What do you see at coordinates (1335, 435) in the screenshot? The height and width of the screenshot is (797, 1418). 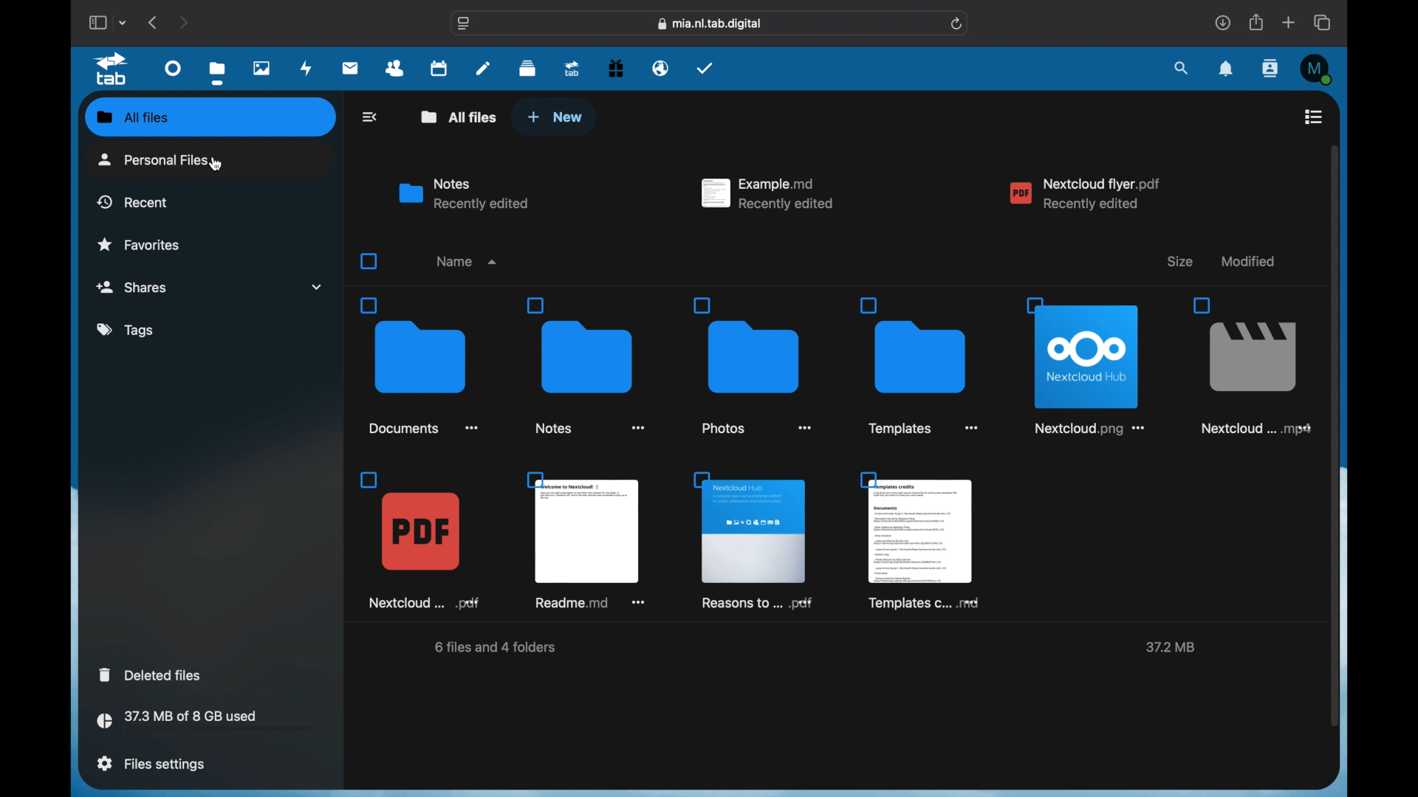 I see `scroll box` at bounding box center [1335, 435].